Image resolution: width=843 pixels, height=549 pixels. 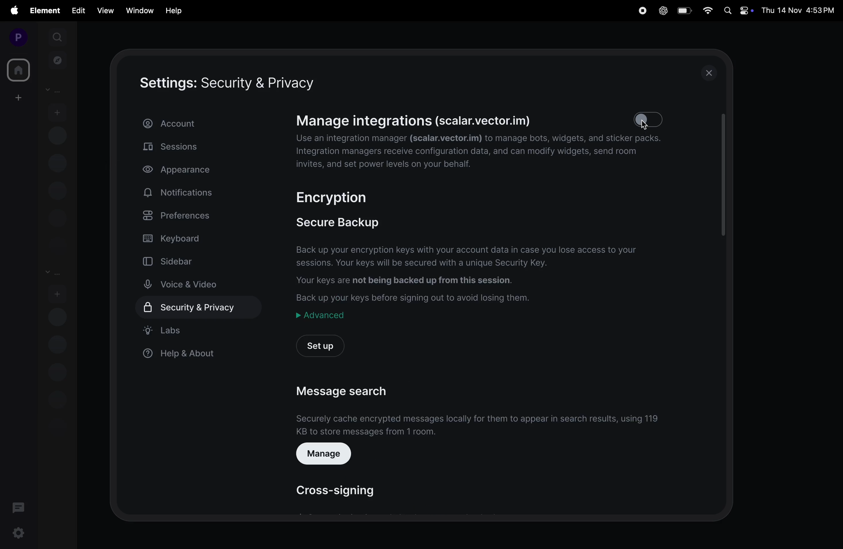 I want to click on apple menu, so click(x=12, y=10).